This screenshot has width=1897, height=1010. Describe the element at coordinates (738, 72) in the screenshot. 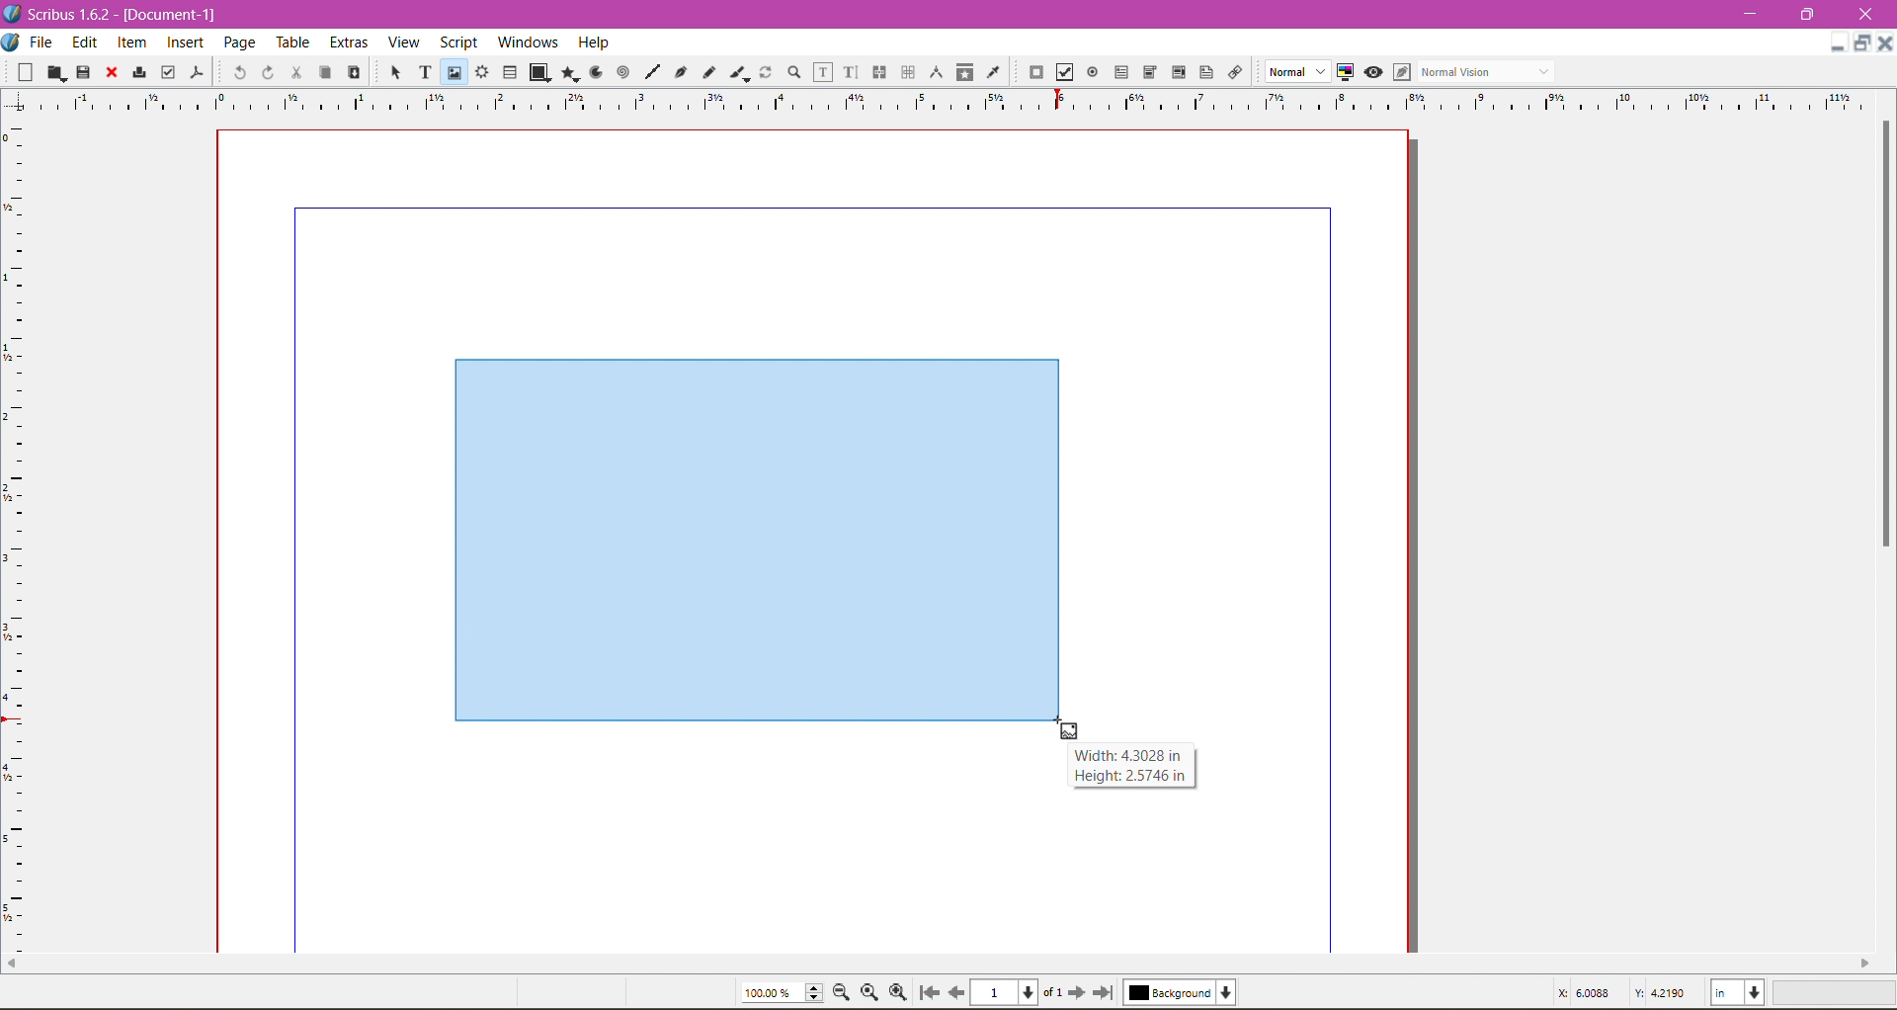

I see `Calligraphic Line` at that location.